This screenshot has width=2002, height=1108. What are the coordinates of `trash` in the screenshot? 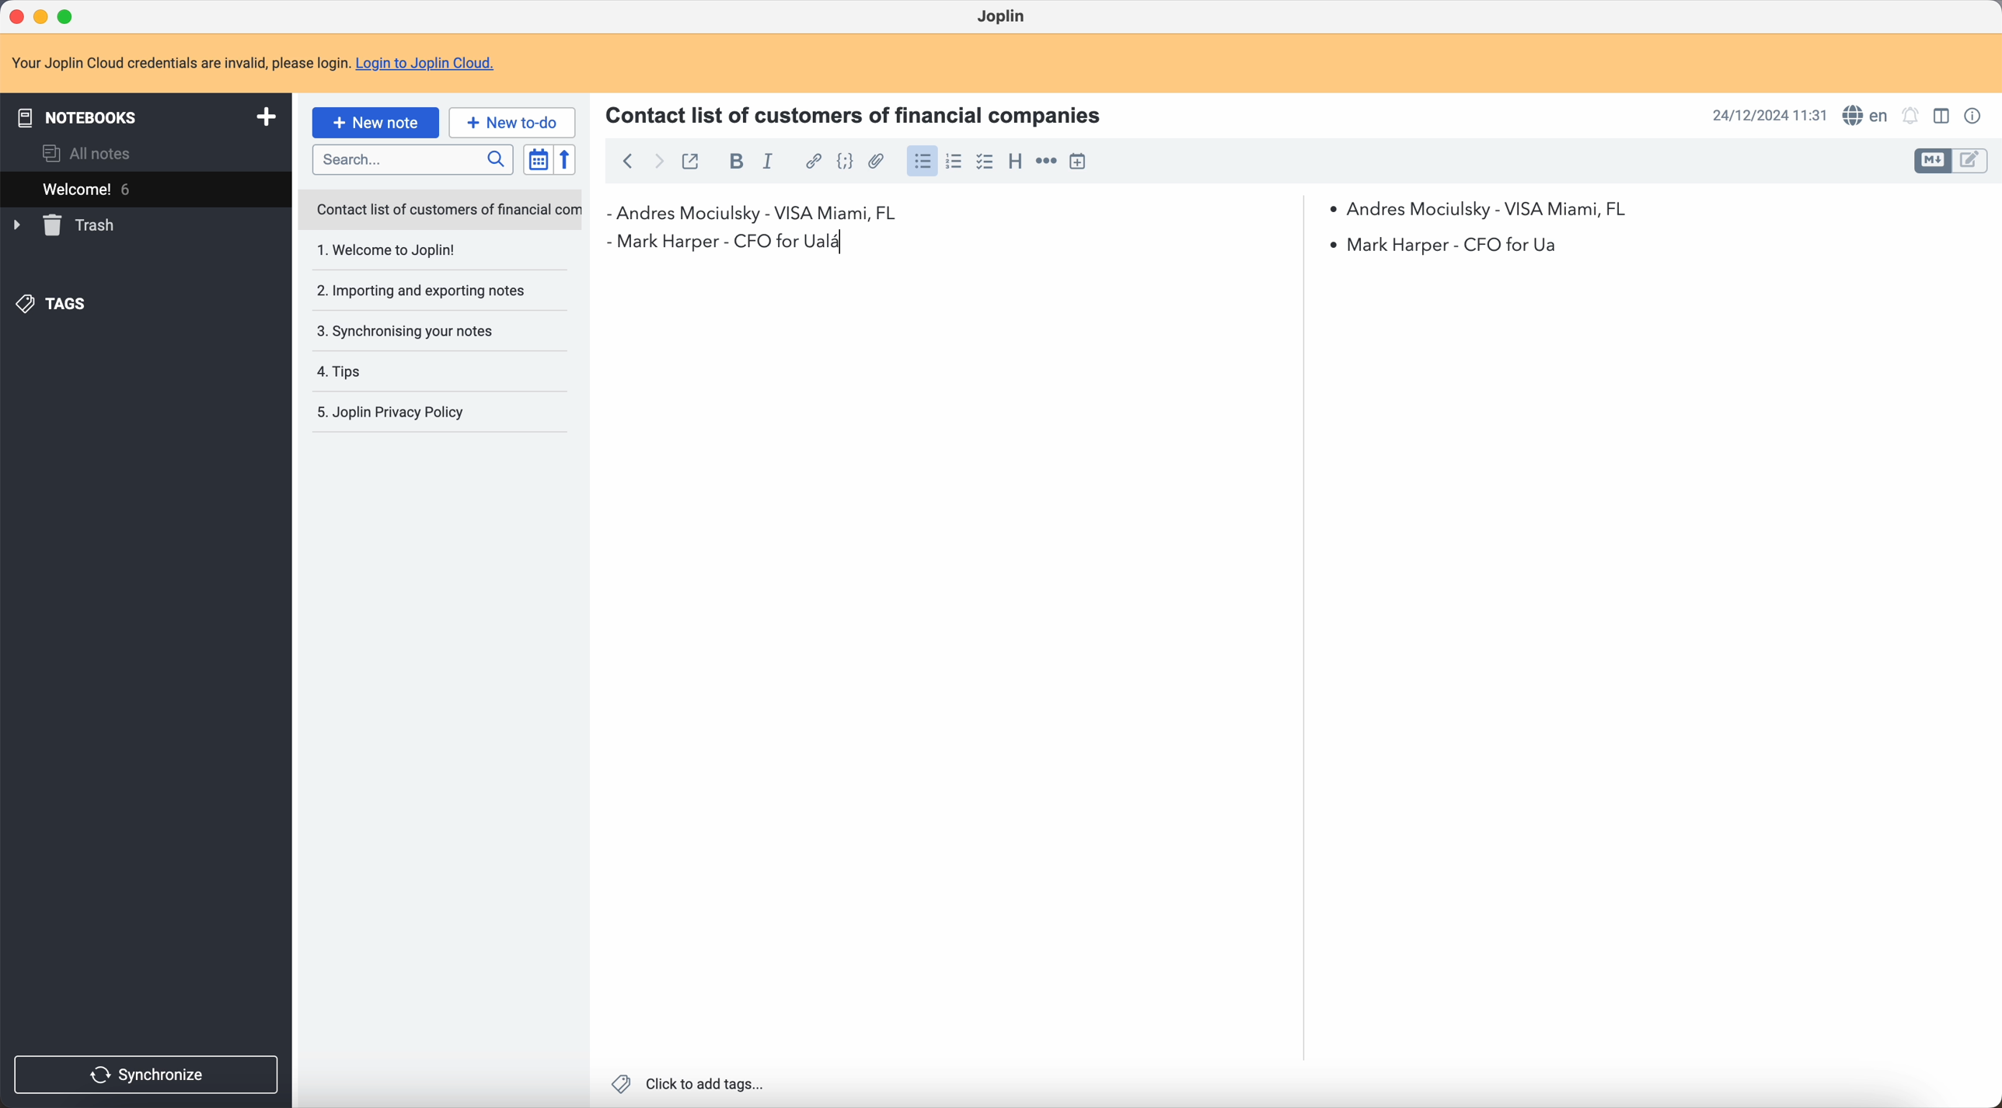 It's located at (65, 225).